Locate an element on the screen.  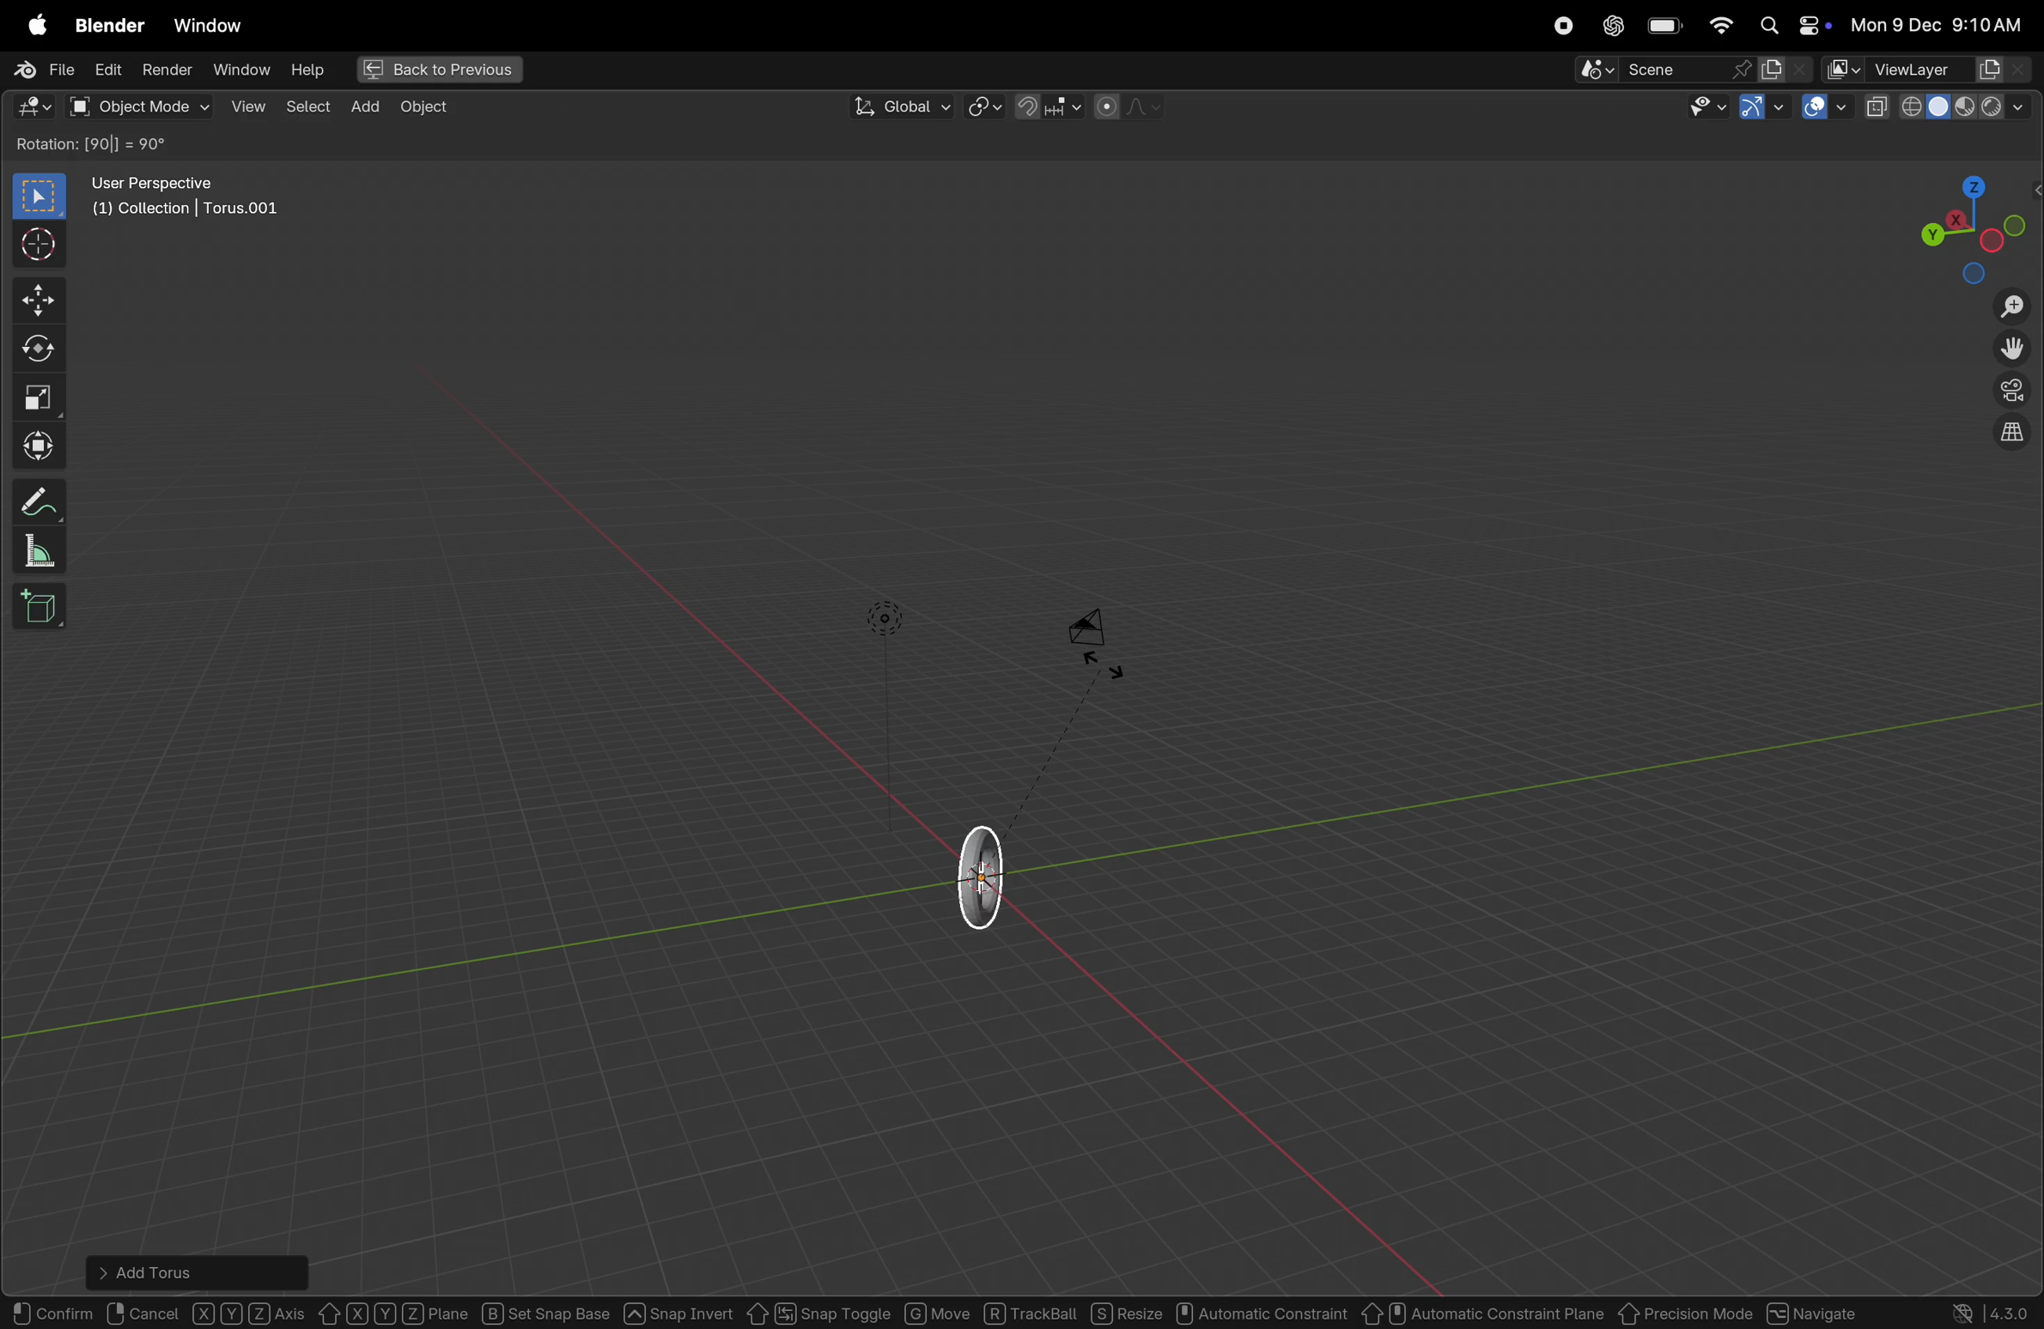
zoom in zoom out is located at coordinates (2017, 306).